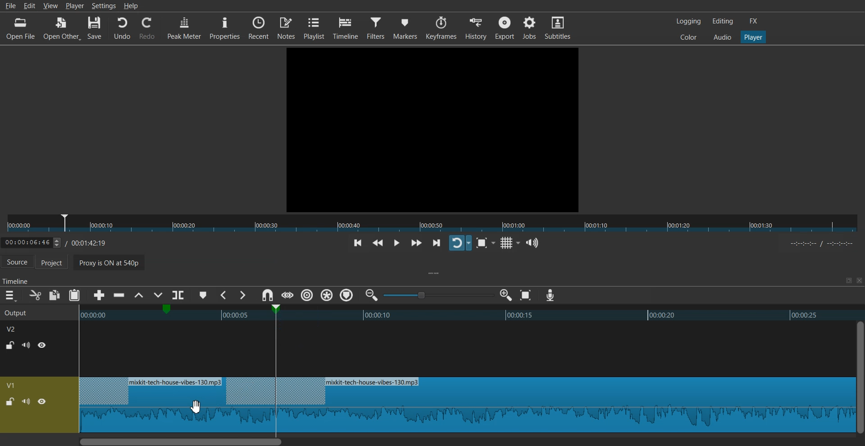 The width and height of the screenshot is (865, 446). Describe the element at coordinates (533, 243) in the screenshot. I see `Show the volume control` at that location.